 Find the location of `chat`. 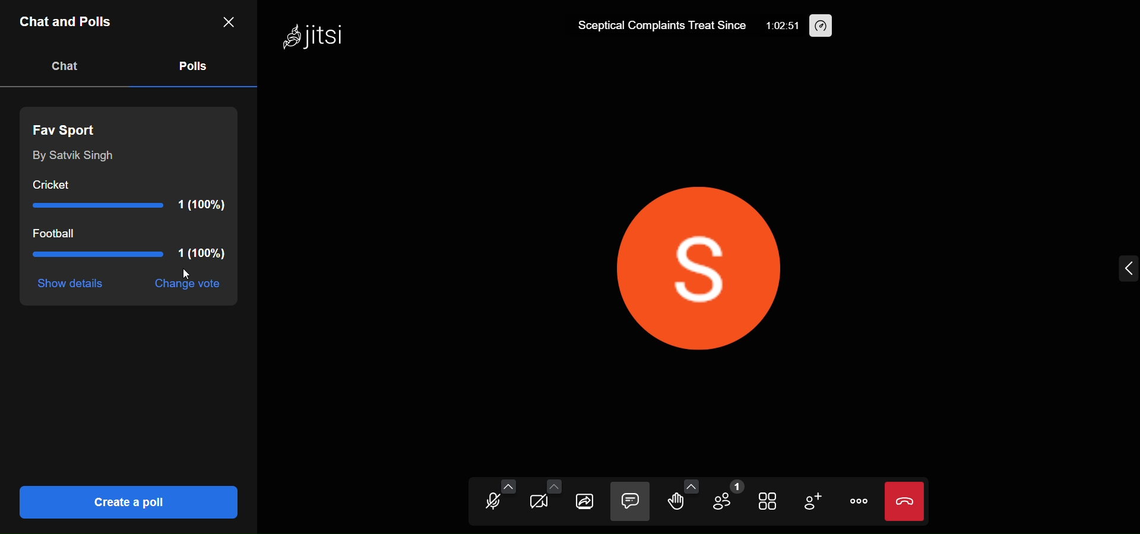

chat is located at coordinates (630, 502).